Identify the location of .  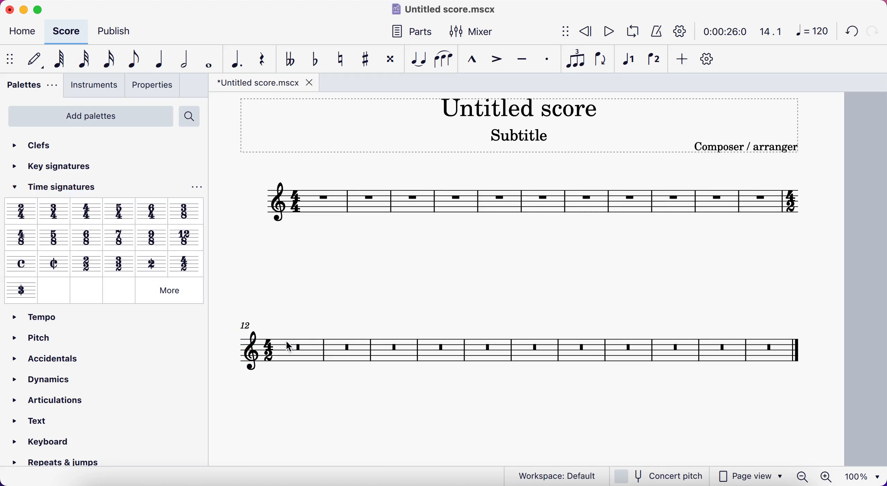
(120, 211).